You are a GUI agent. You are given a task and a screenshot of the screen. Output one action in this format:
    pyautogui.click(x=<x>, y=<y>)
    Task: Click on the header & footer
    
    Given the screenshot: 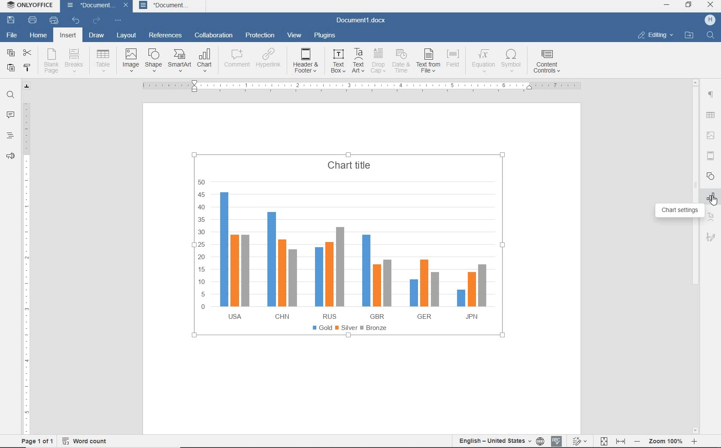 What is the action you would take?
    pyautogui.click(x=307, y=61)
    